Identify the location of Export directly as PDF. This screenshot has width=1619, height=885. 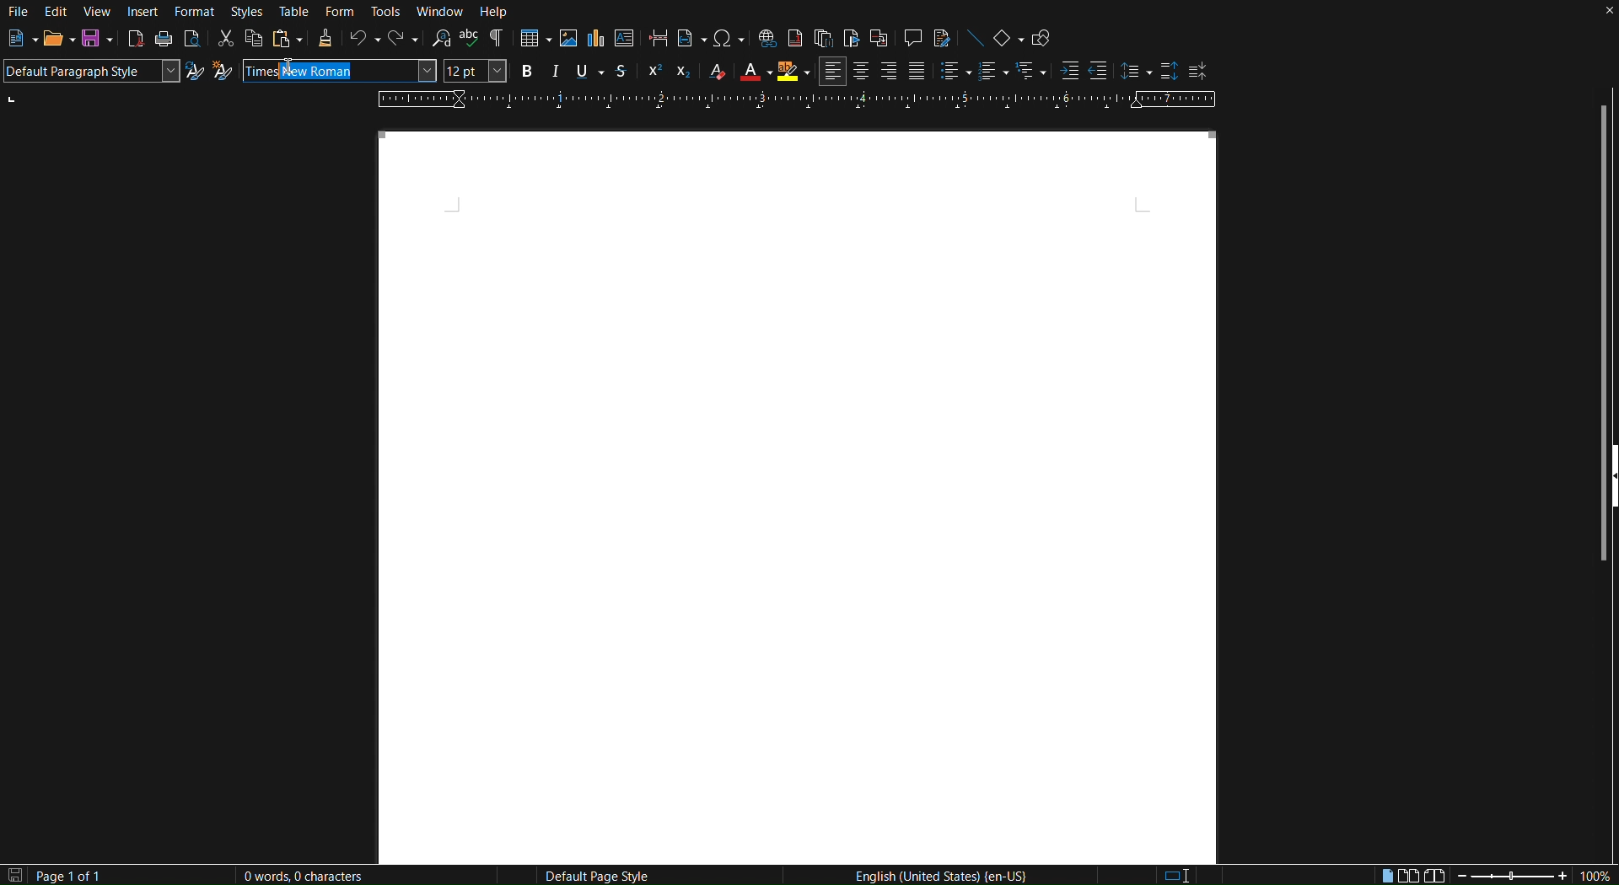
(136, 40).